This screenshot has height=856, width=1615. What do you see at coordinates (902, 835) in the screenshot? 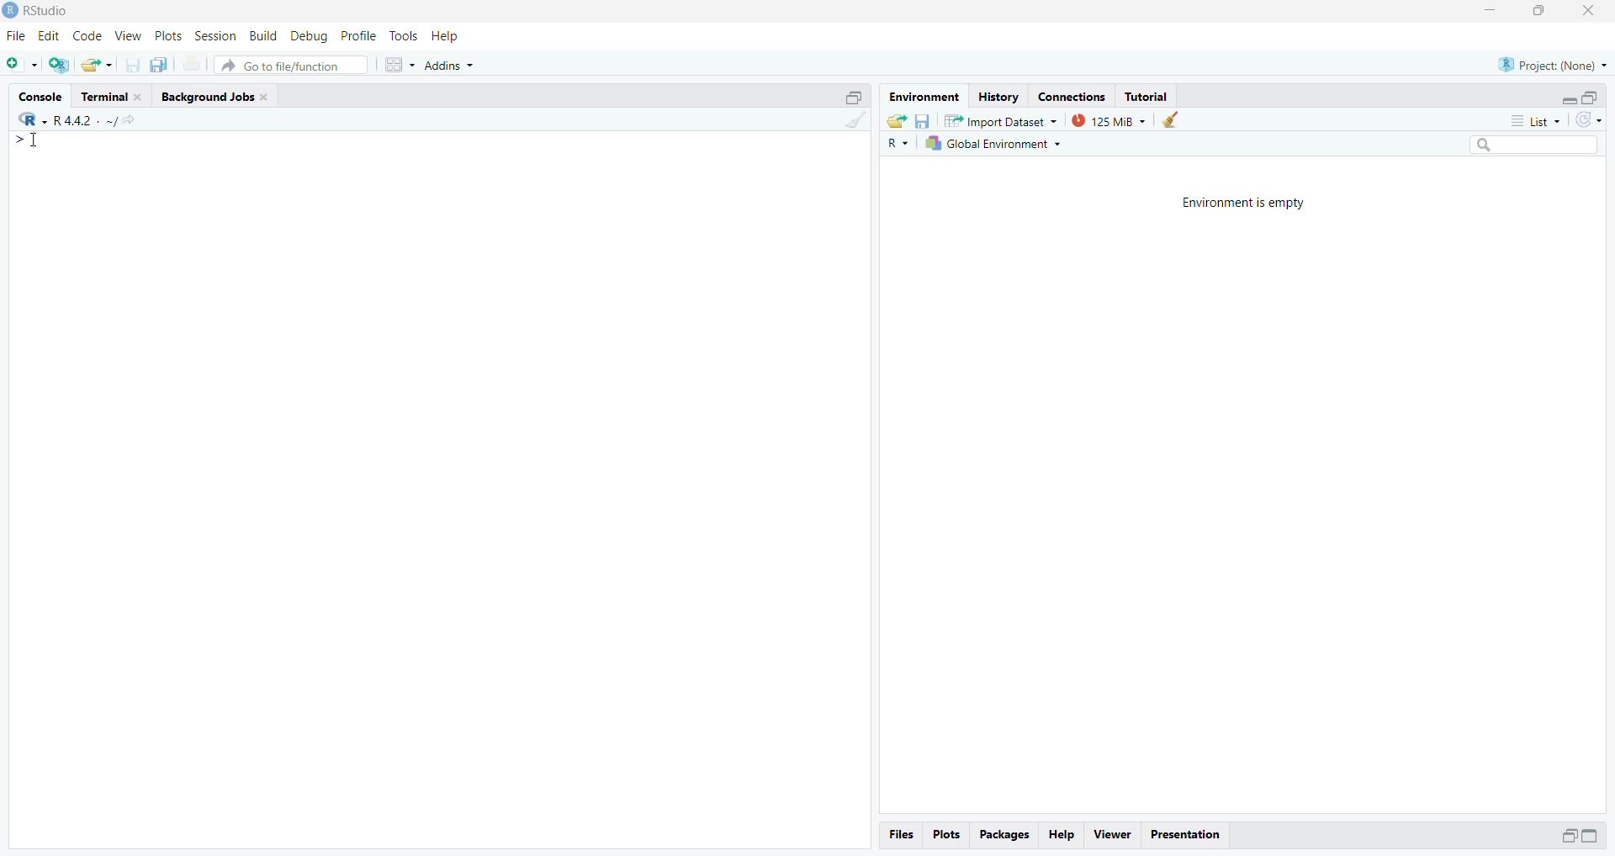
I see `Files` at bounding box center [902, 835].